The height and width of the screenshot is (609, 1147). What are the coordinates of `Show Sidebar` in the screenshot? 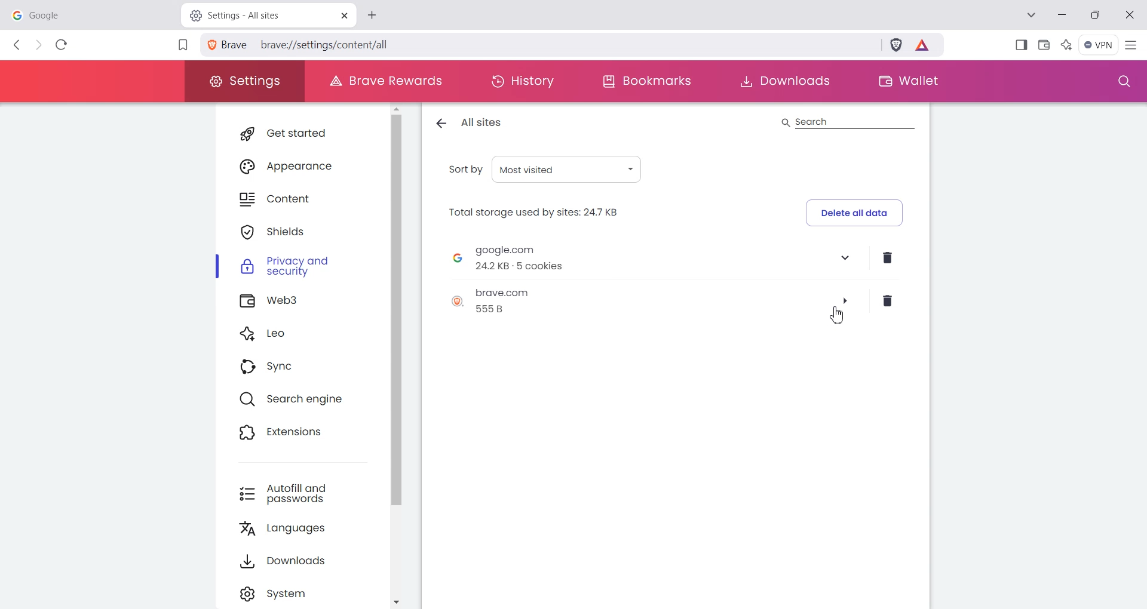 It's located at (1022, 44).